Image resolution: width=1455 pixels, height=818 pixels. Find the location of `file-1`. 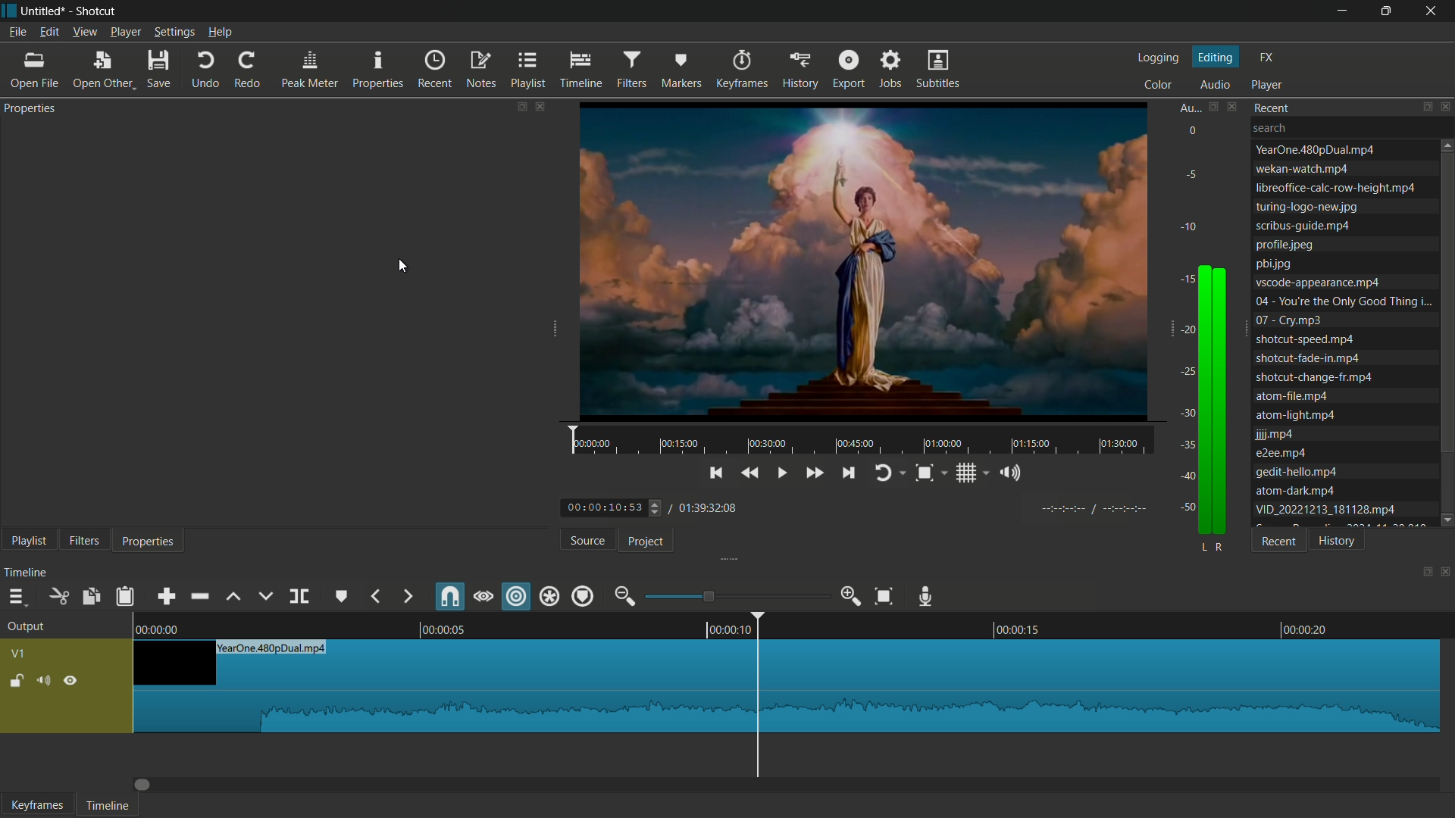

file-1 is located at coordinates (1313, 149).